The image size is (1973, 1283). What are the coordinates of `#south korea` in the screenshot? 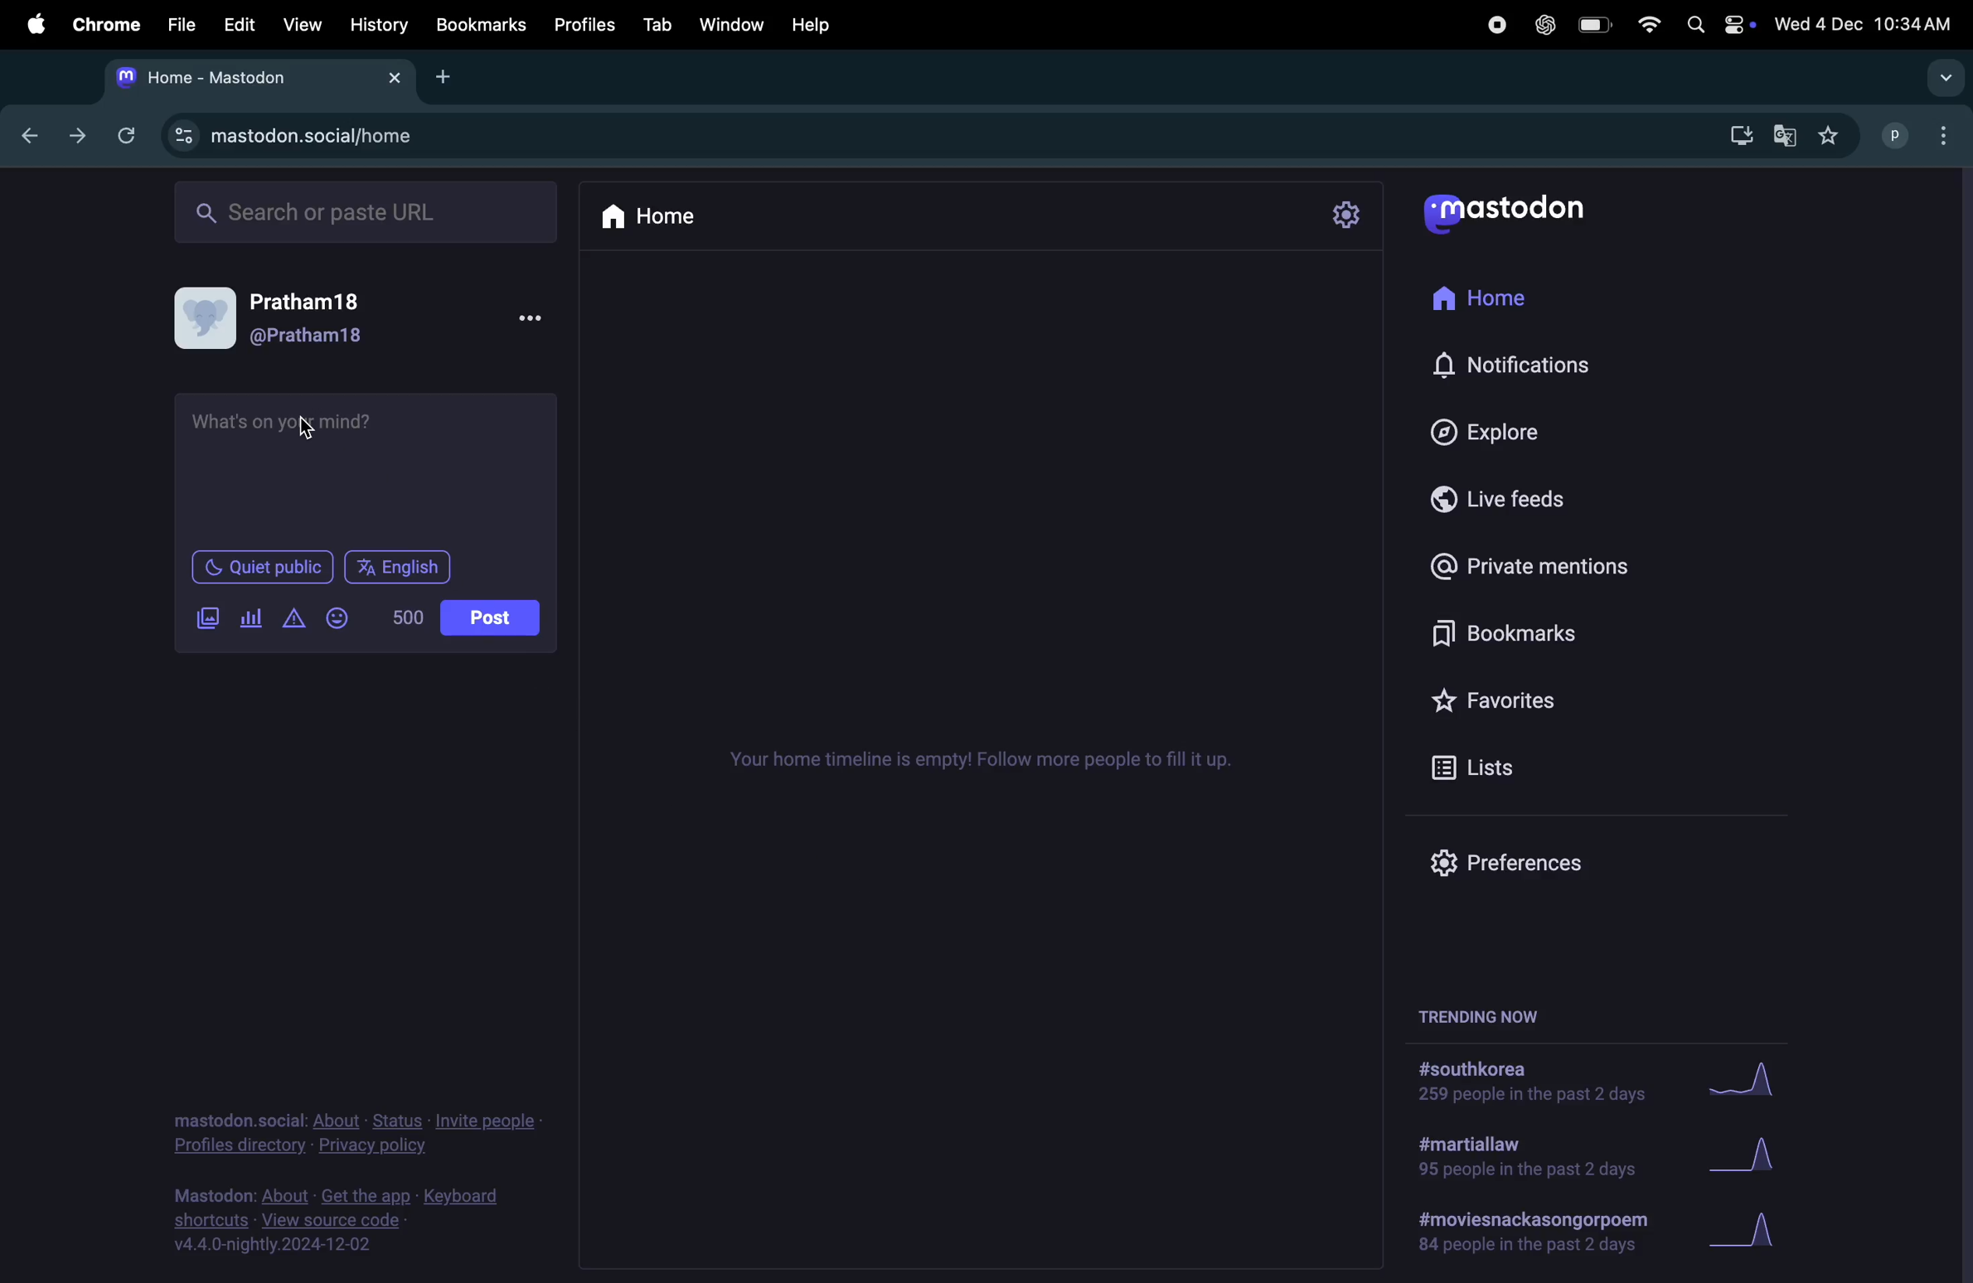 It's located at (1524, 1082).